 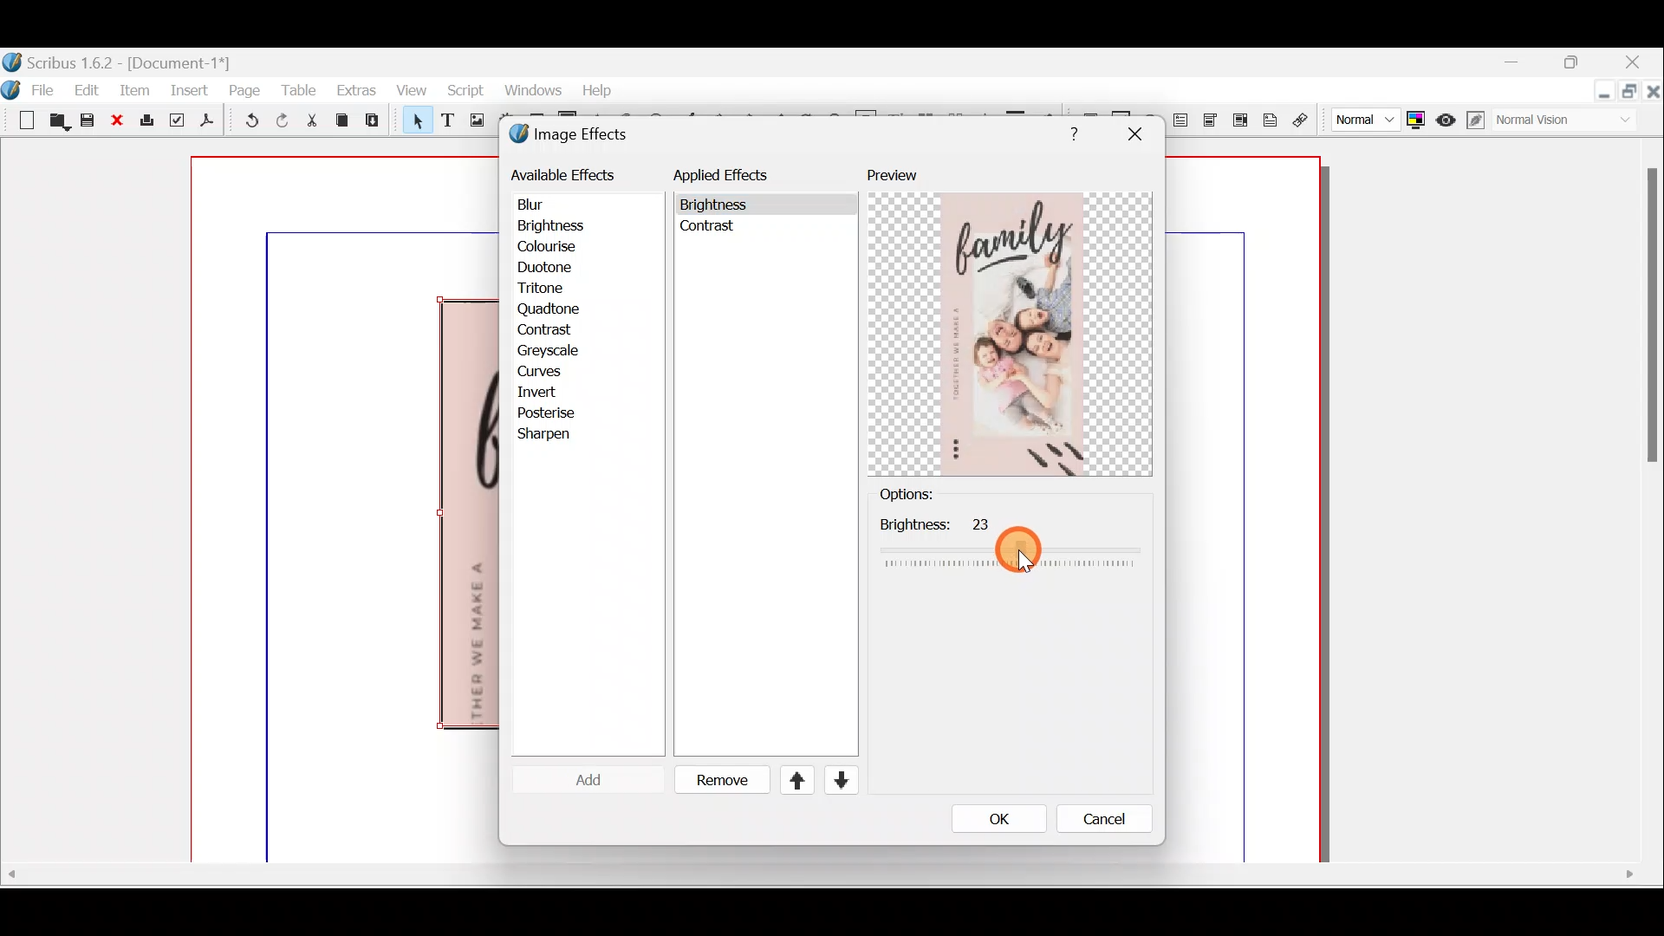 What do you see at coordinates (579, 136) in the screenshot?
I see `Image effects` at bounding box center [579, 136].